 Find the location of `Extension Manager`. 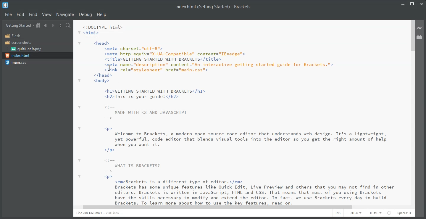

Extension Manager is located at coordinates (420, 37).